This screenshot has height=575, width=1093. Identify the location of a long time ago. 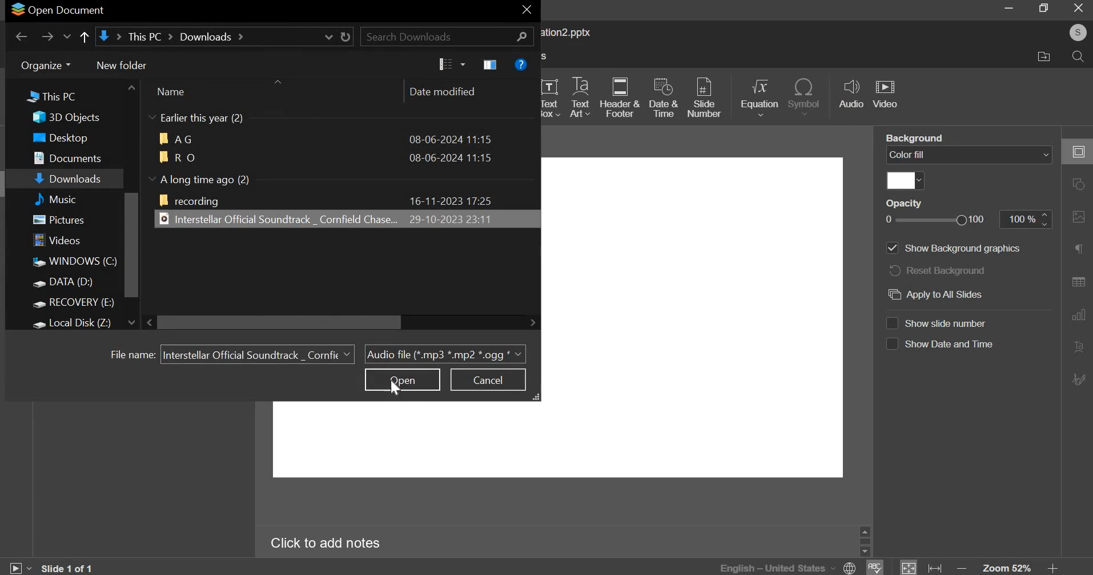
(208, 179).